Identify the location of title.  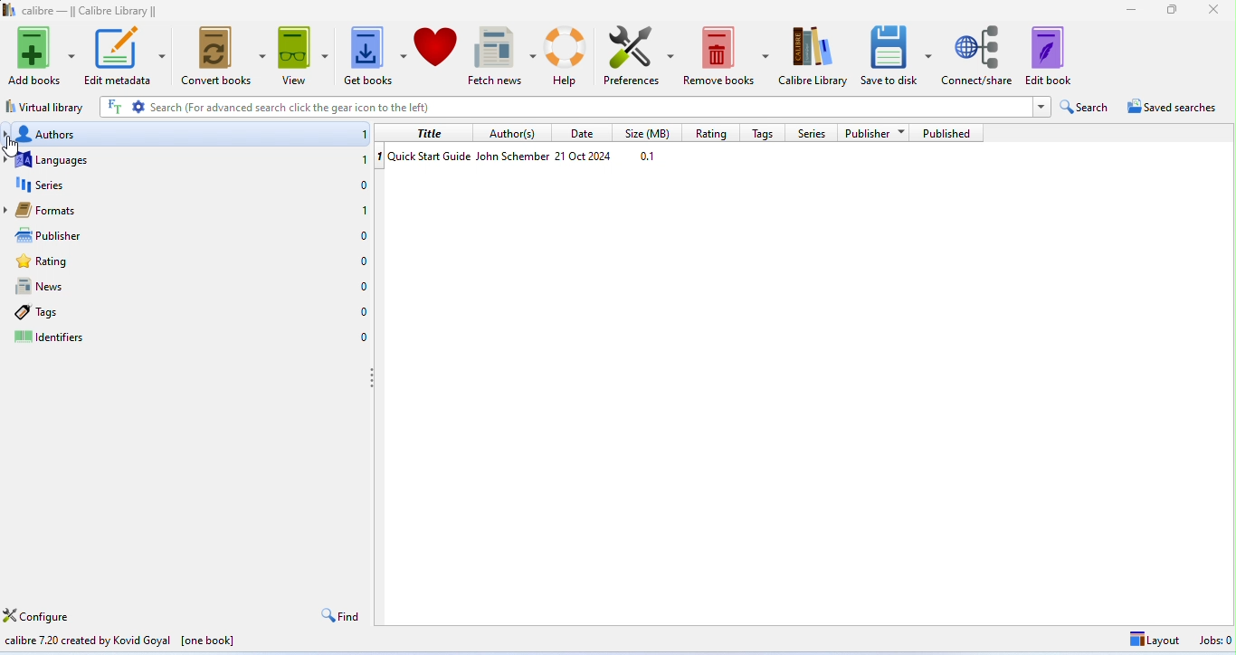
(431, 134).